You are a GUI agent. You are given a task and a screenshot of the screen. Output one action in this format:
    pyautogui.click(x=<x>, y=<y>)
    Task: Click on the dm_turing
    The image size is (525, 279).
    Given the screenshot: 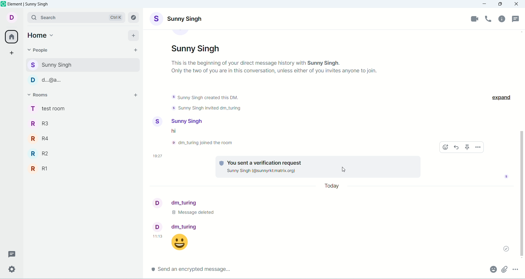 What is the action you would take?
    pyautogui.click(x=185, y=202)
    